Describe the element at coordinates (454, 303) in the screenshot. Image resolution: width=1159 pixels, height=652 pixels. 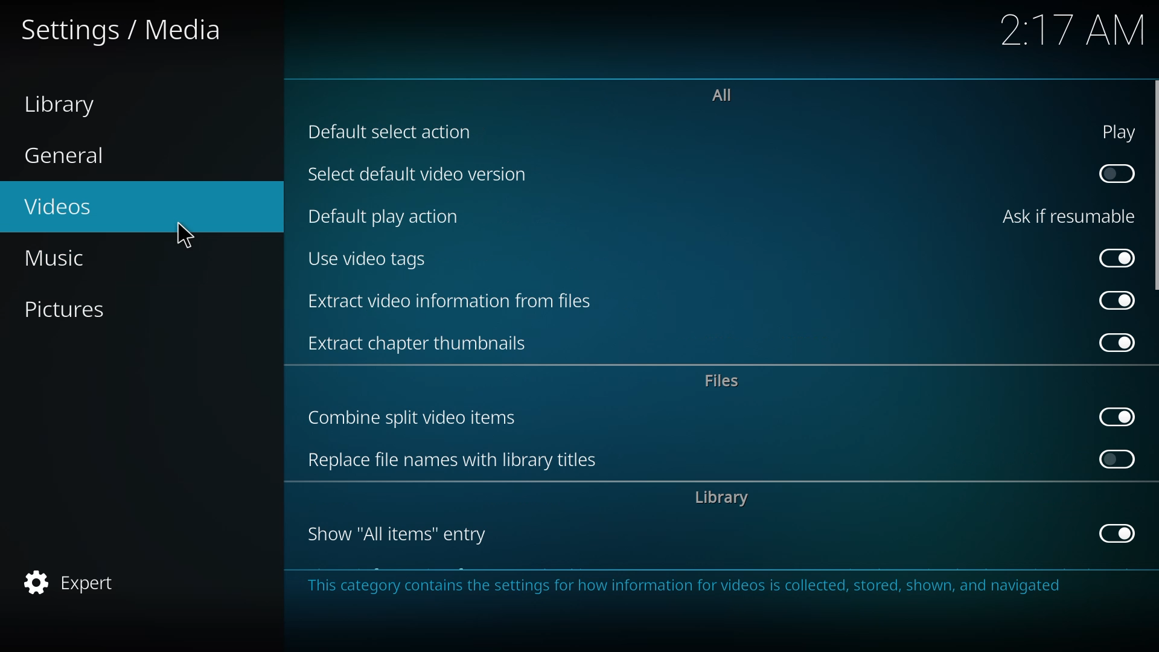
I see `extract video information from files` at that location.